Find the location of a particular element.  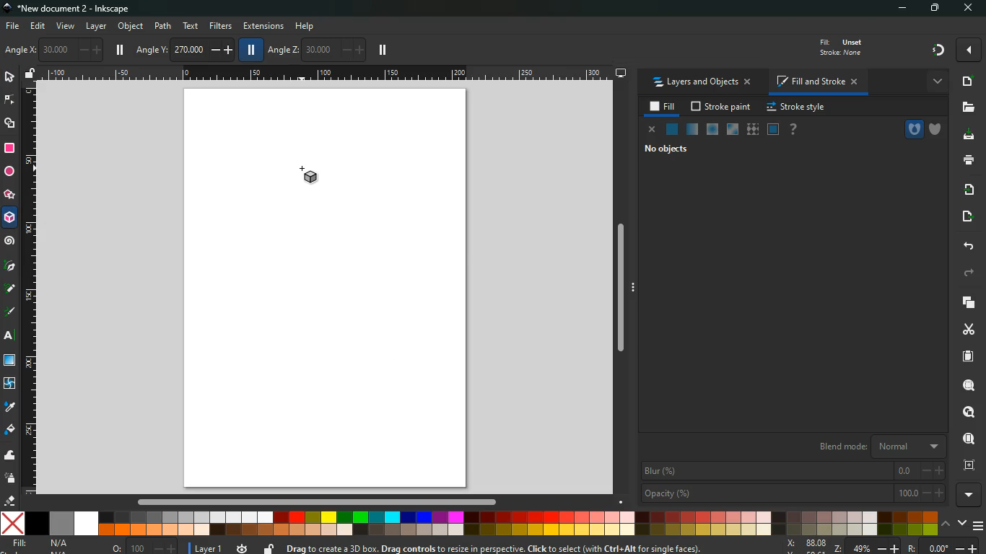

pause is located at coordinates (120, 50).